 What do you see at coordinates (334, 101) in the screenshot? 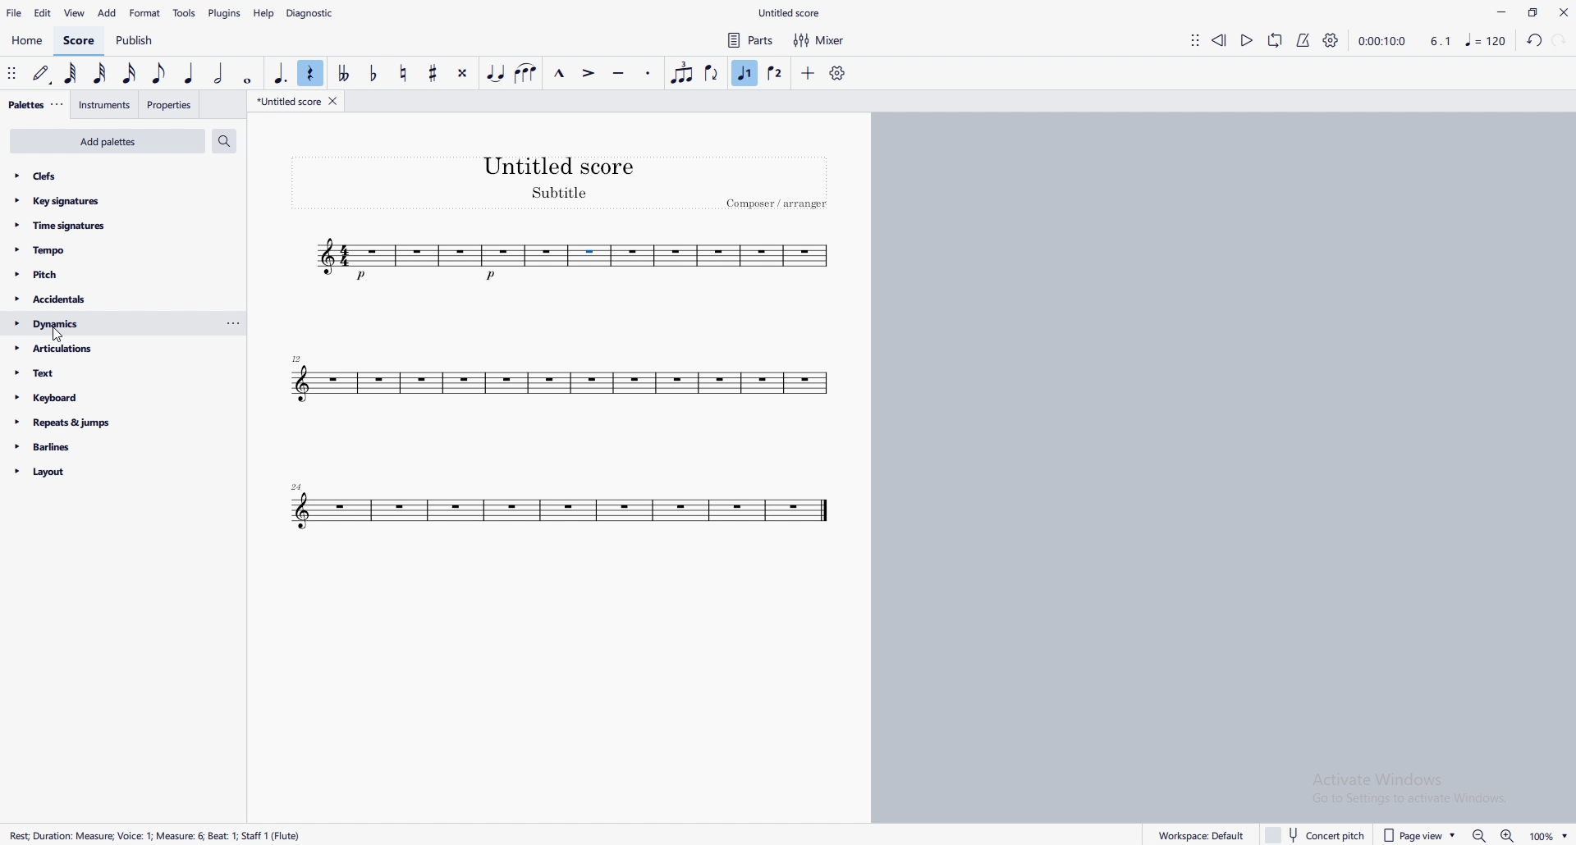
I see `close` at bounding box center [334, 101].